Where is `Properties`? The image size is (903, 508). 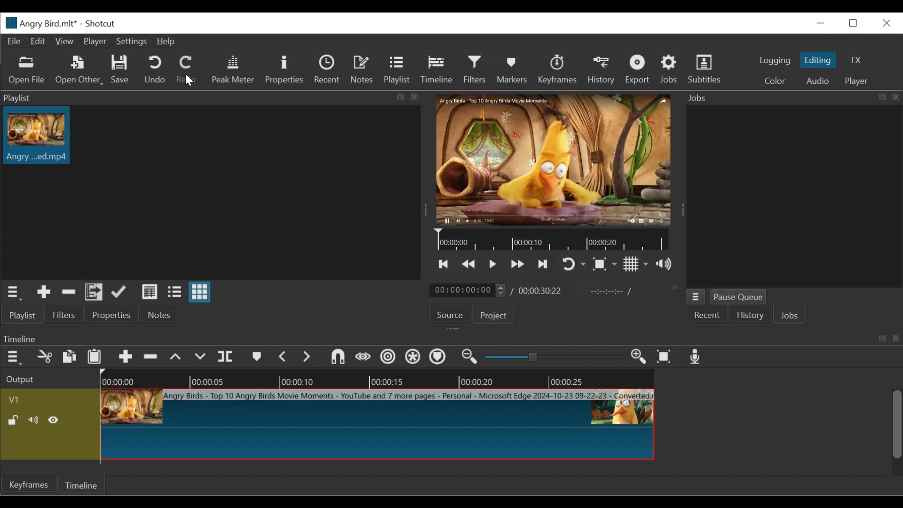
Properties is located at coordinates (109, 314).